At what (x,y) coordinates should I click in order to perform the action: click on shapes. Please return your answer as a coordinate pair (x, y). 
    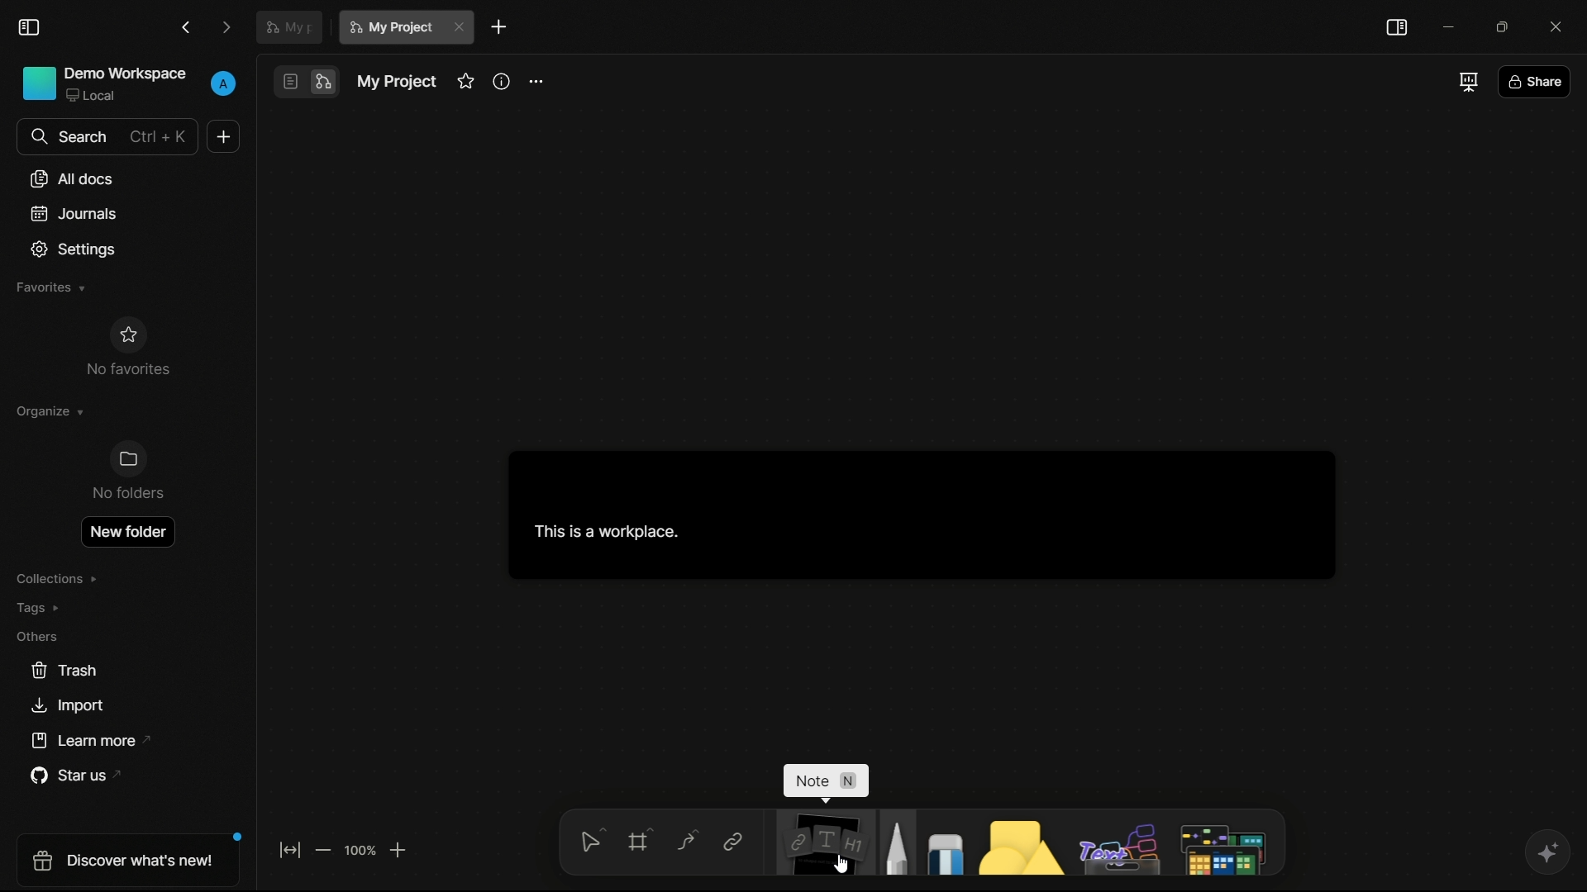
    Looking at the image, I should click on (1015, 842).